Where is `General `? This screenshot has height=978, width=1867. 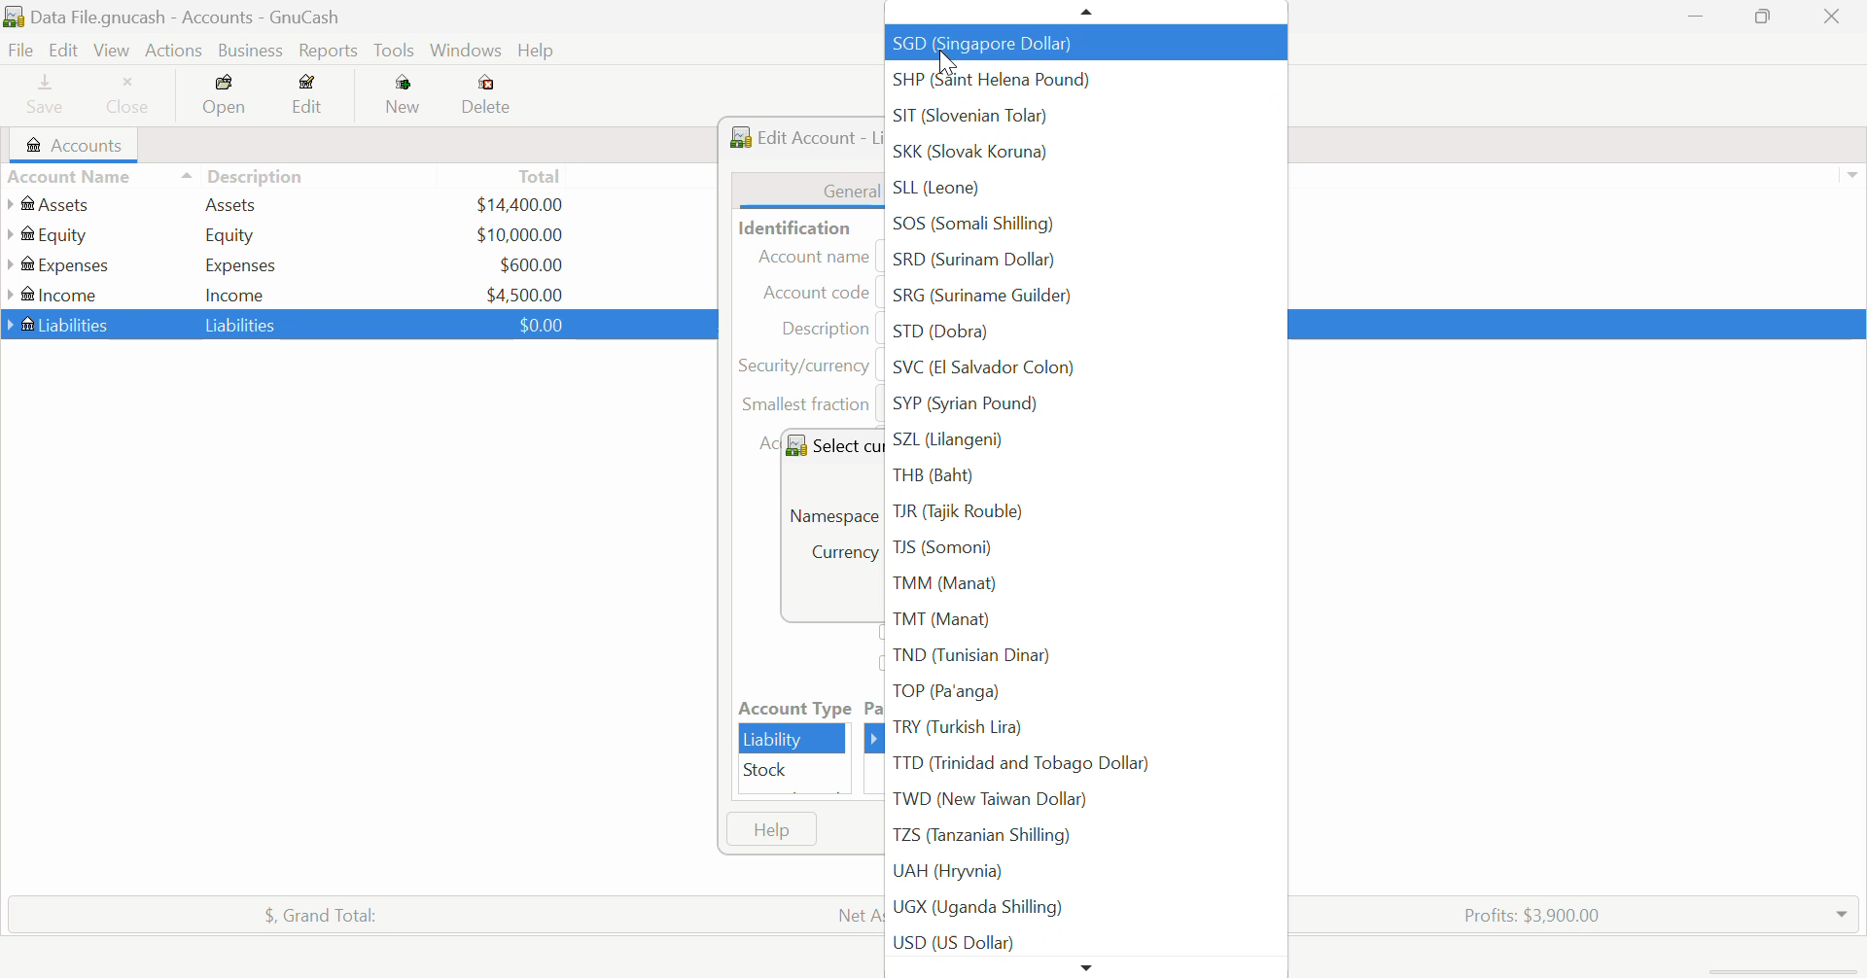
General  is located at coordinates (809, 190).